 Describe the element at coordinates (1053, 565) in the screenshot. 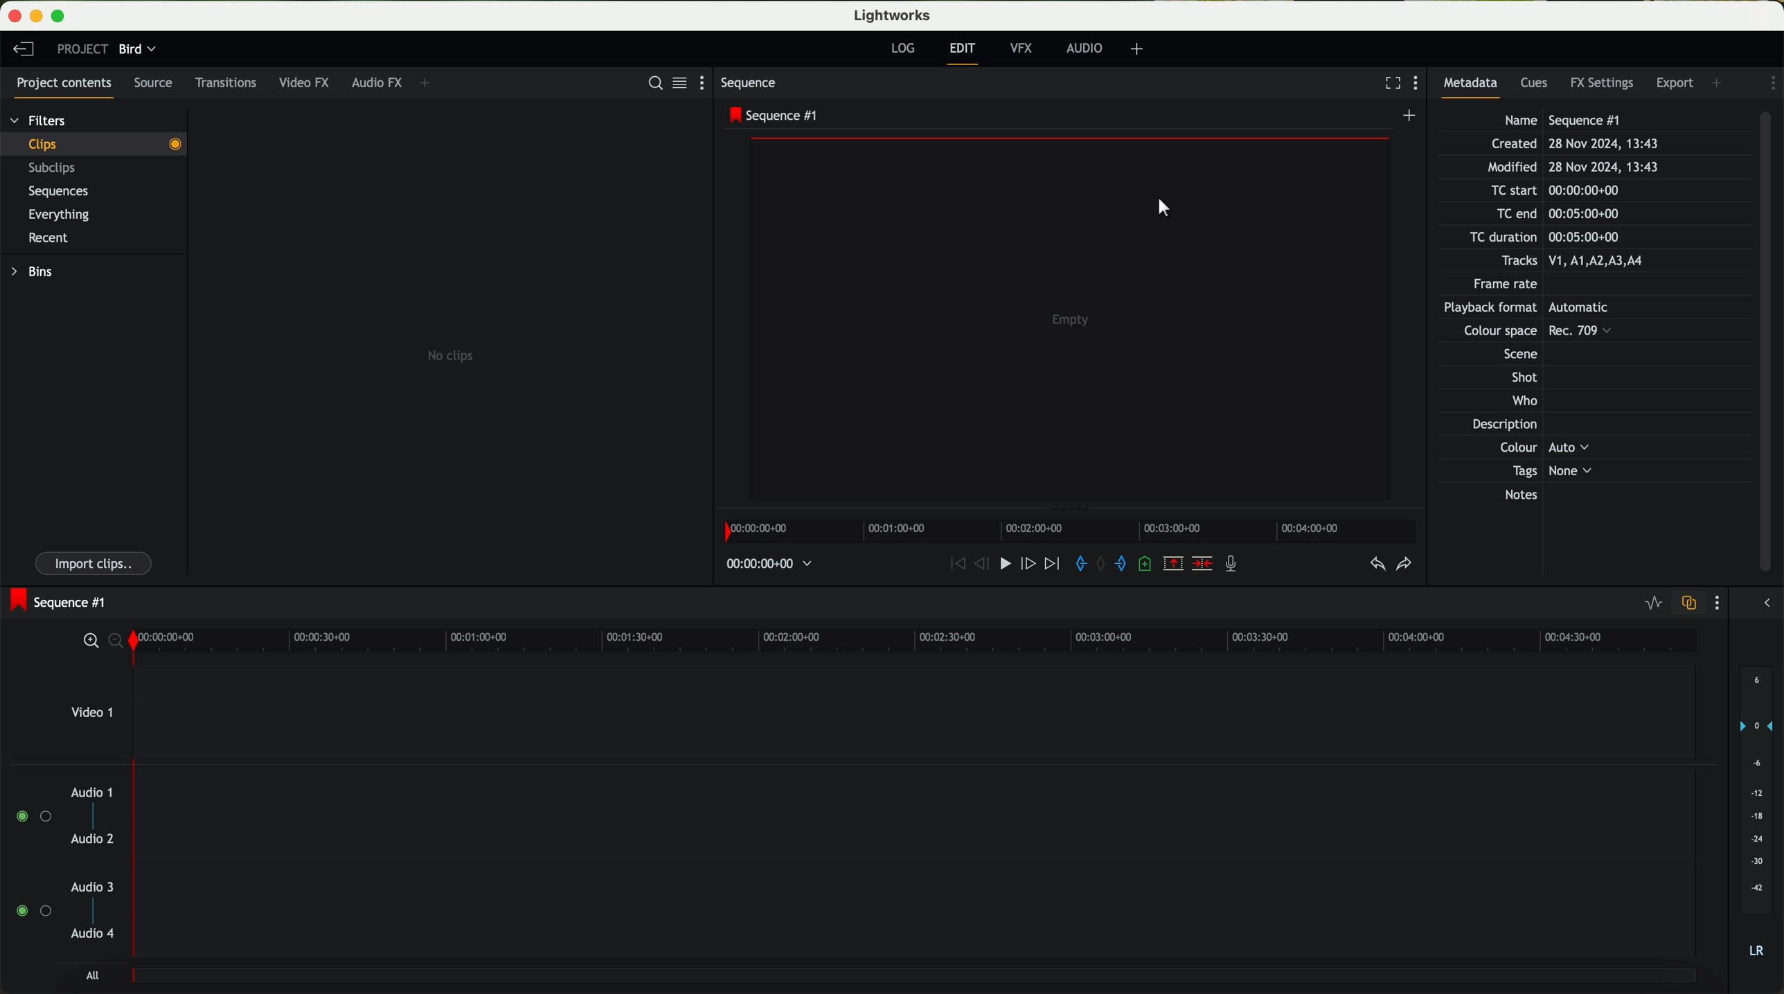

I see `move foward` at that location.